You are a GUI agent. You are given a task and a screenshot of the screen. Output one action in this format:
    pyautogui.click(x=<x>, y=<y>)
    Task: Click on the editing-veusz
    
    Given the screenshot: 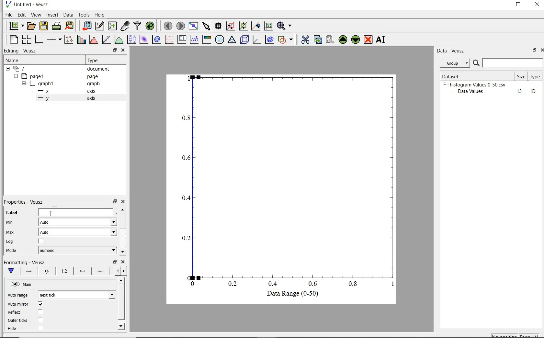 What is the action you would take?
    pyautogui.click(x=20, y=51)
    